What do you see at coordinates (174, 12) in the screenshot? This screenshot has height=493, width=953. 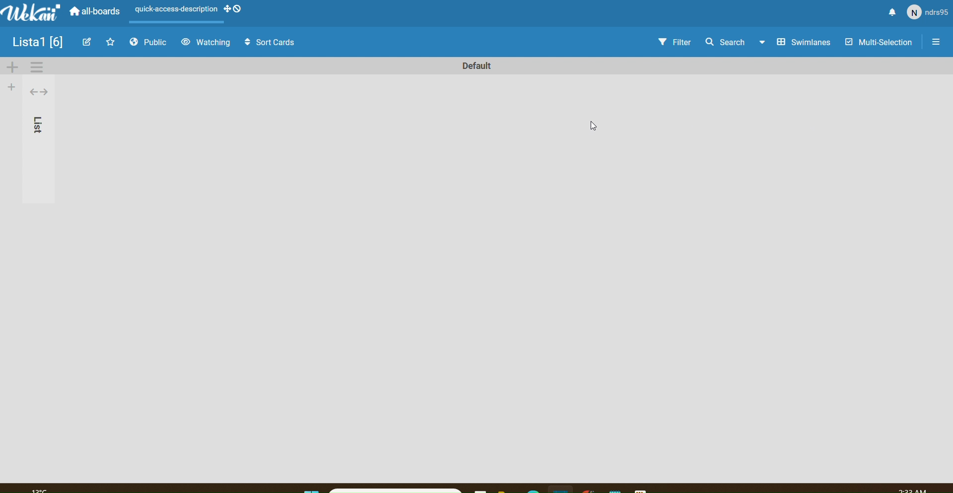 I see `Scene layout` at bounding box center [174, 12].